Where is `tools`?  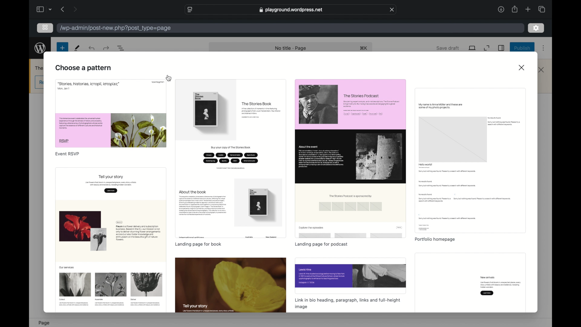
tools is located at coordinates (77, 48).